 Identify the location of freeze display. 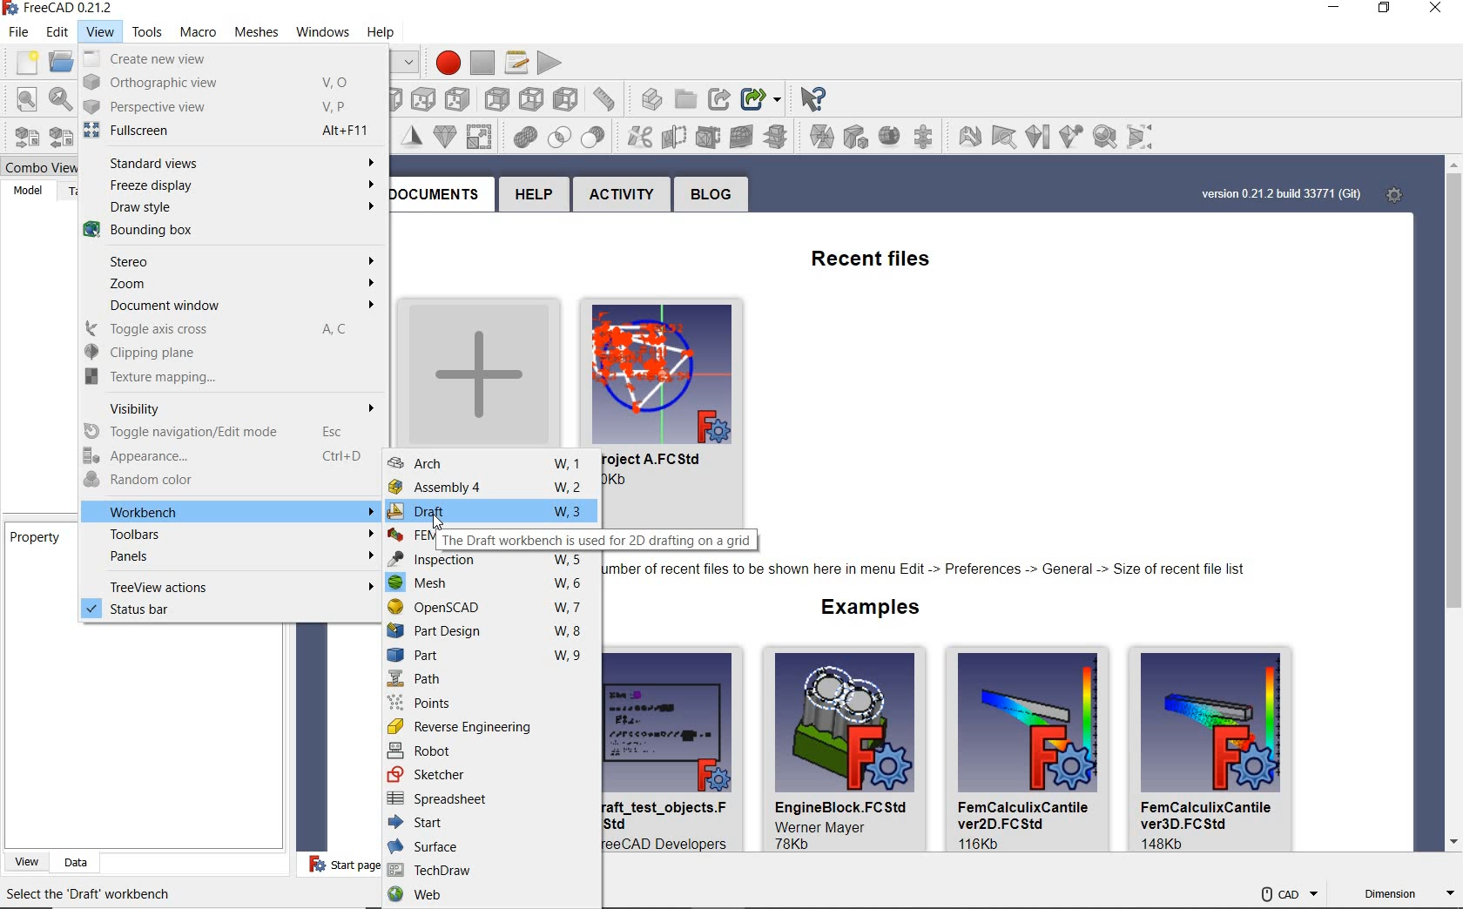
(232, 187).